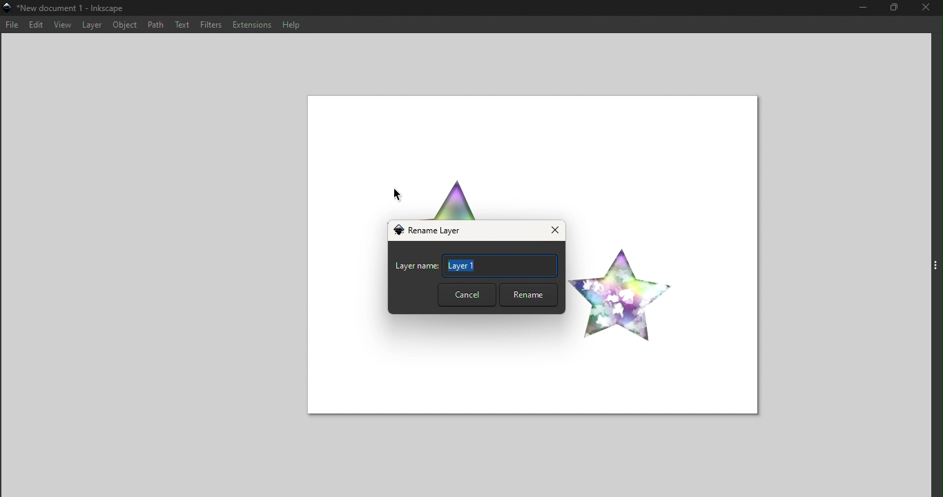 This screenshot has width=943, height=497. I want to click on path, so click(155, 23).